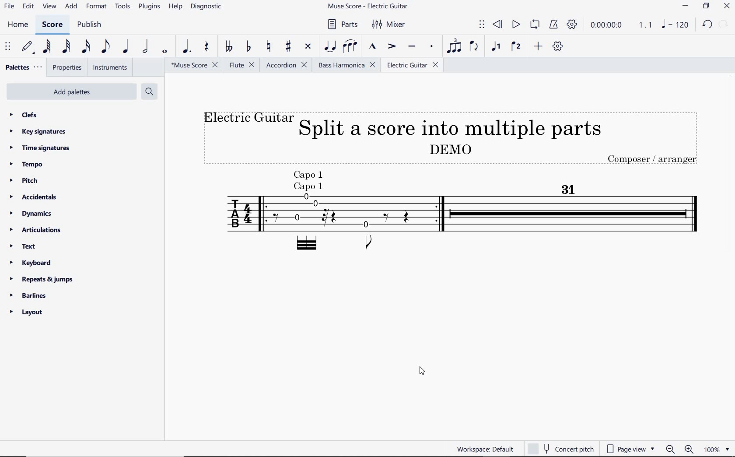  Describe the element at coordinates (109, 67) in the screenshot. I see `instruments` at that location.